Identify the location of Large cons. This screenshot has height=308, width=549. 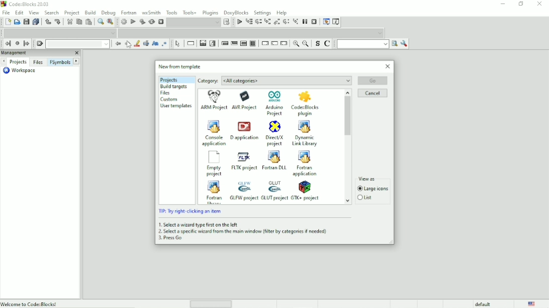
(373, 189).